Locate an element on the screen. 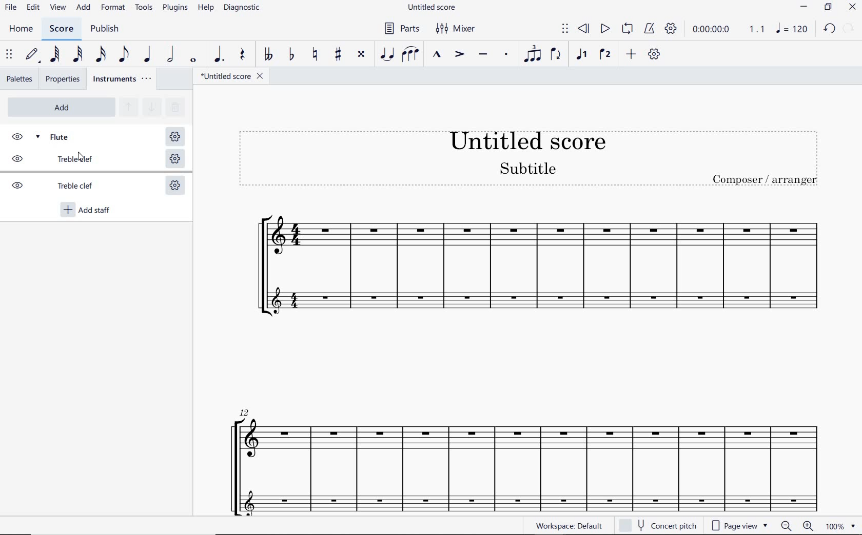  file name is located at coordinates (231, 76).